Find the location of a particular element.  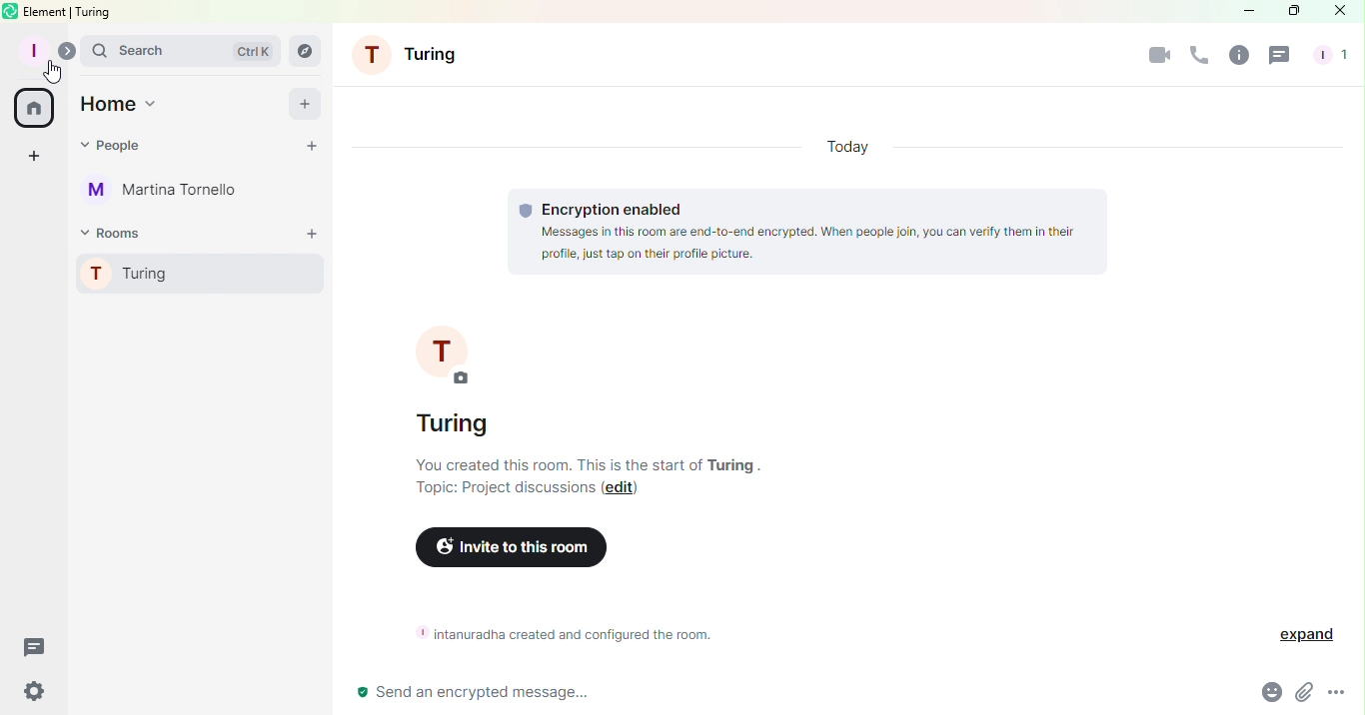

Room information is located at coordinates (559, 634).